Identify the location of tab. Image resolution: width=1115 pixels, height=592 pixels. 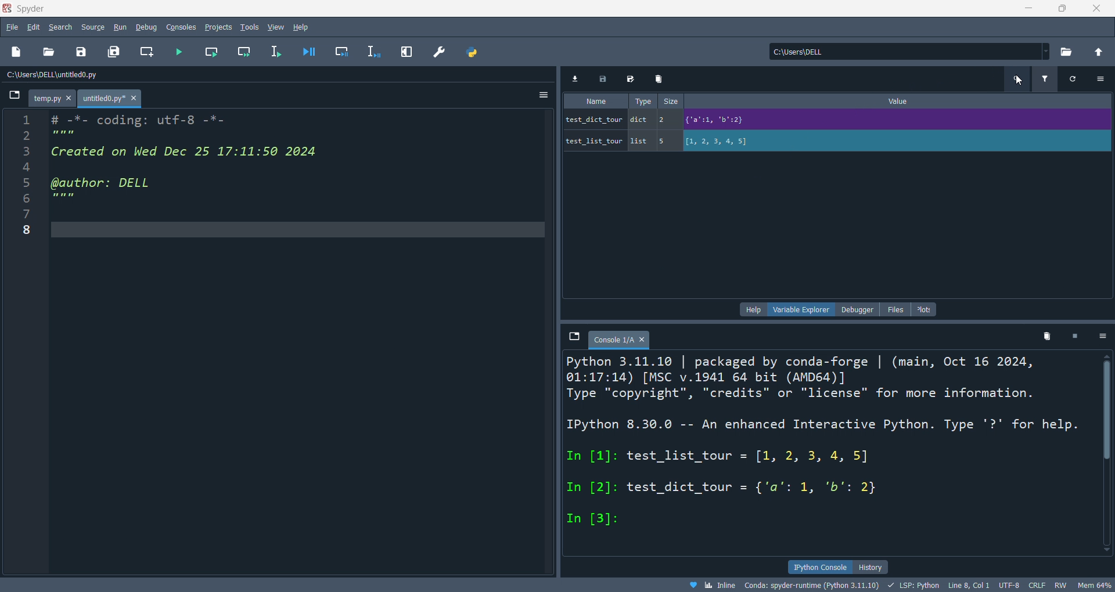
(49, 98).